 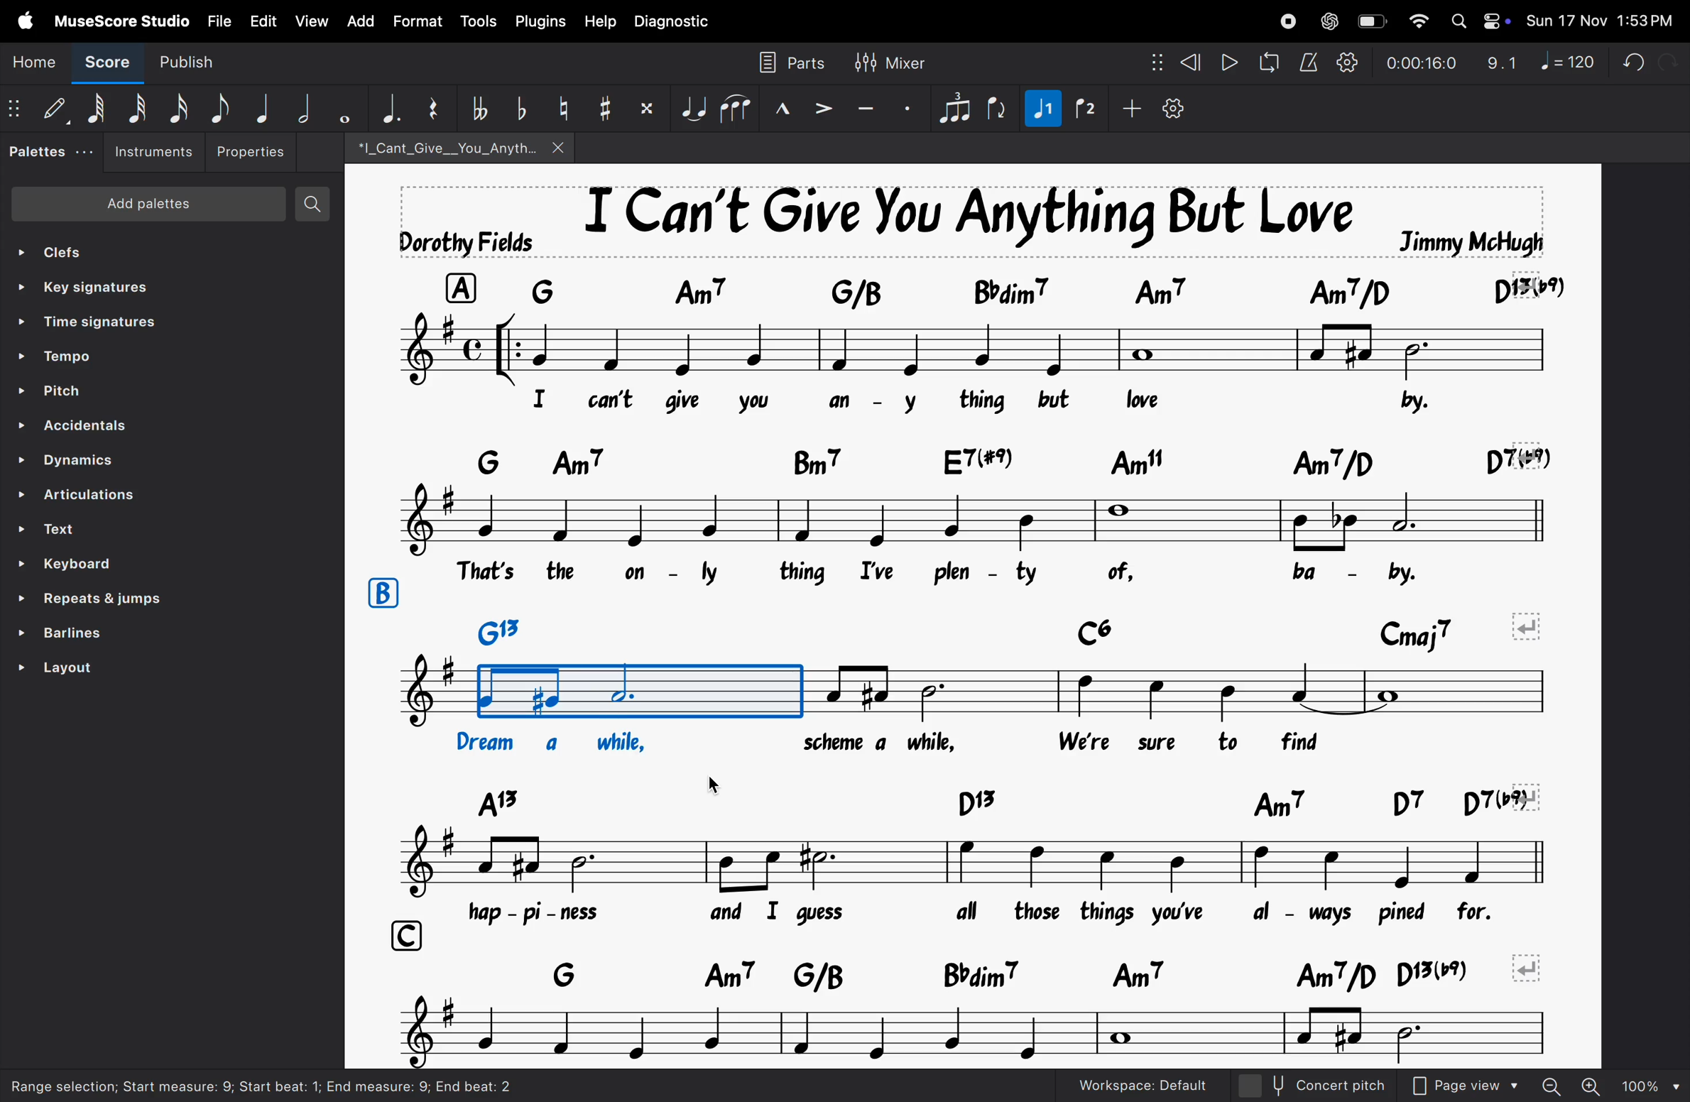 What do you see at coordinates (961, 694) in the screenshot?
I see `notes` at bounding box center [961, 694].